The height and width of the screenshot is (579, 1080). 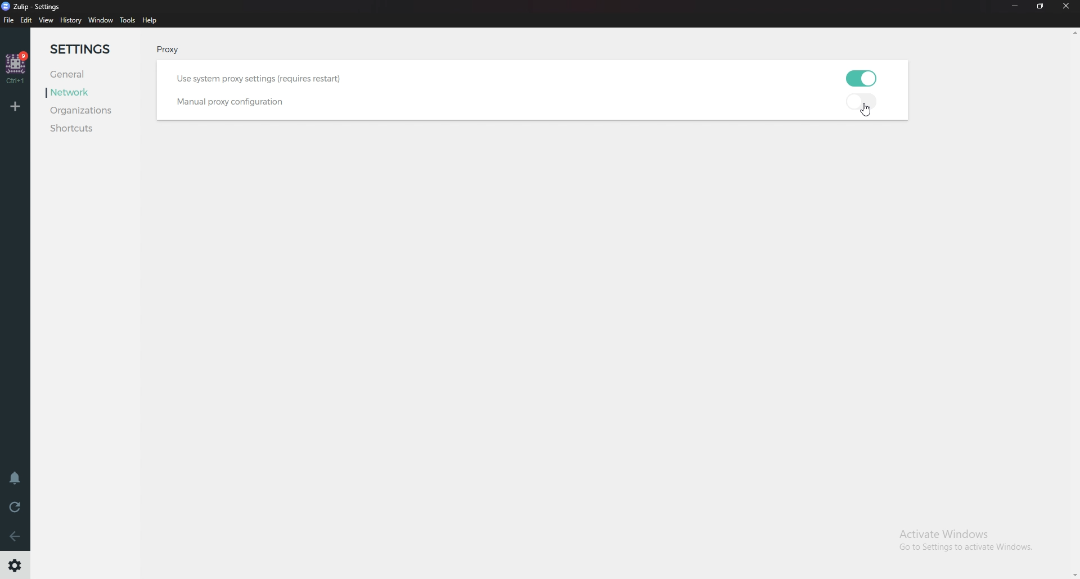 What do you see at coordinates (100, 21) in the screenshot?
I see `Window` at bounding box center [100, 21].